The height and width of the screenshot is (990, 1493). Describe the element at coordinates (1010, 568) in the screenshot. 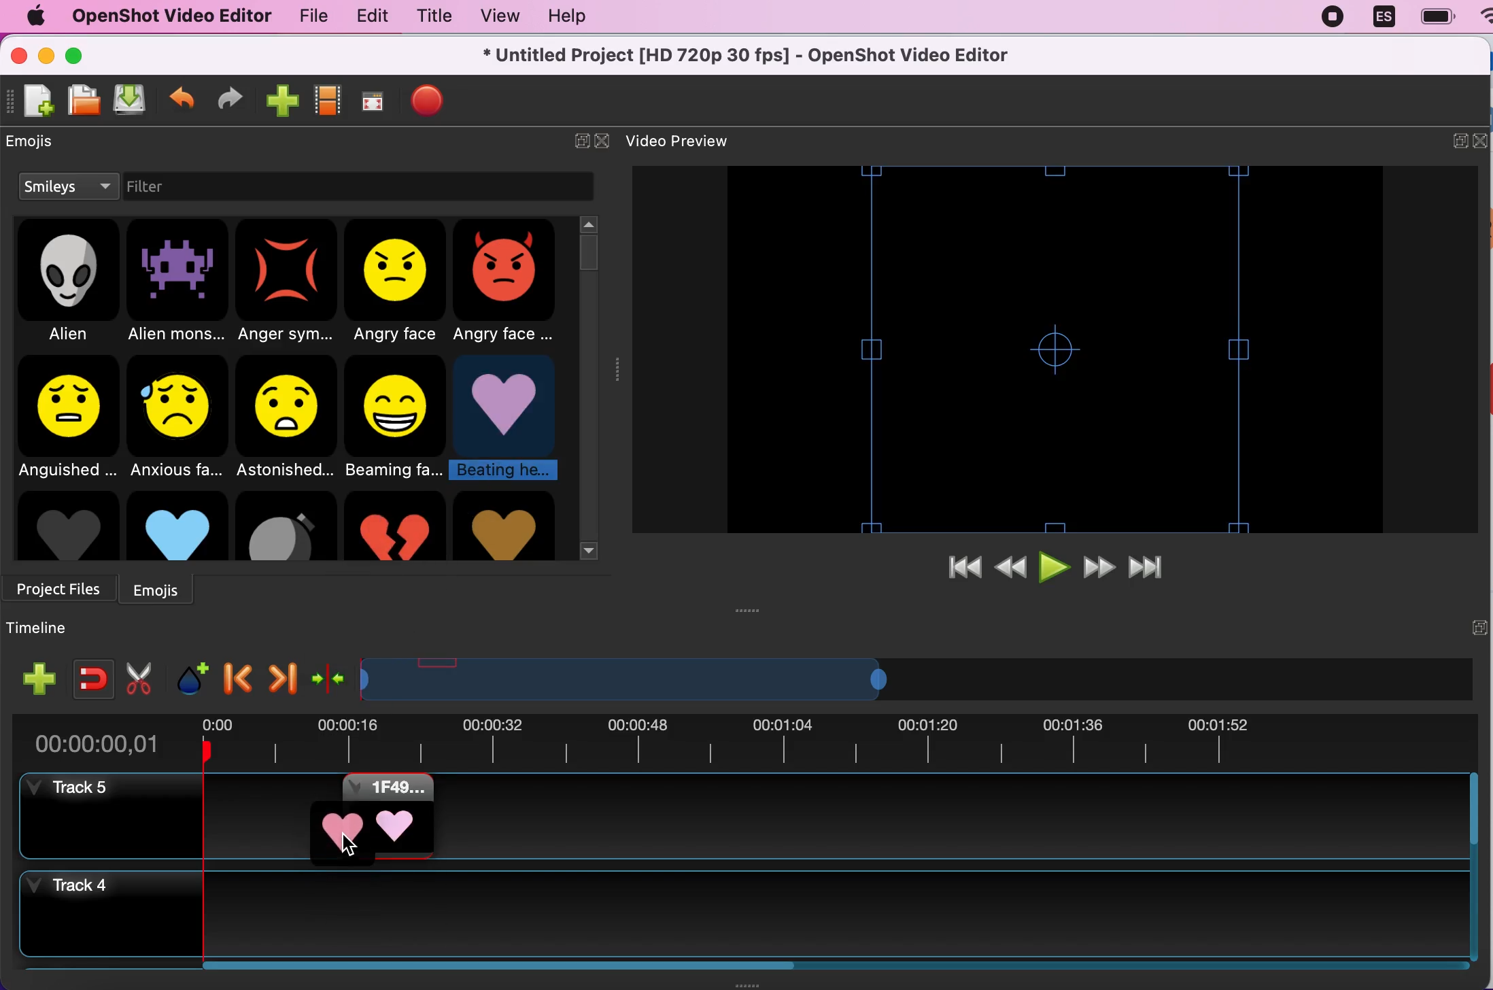

I see `rewind` at that location.